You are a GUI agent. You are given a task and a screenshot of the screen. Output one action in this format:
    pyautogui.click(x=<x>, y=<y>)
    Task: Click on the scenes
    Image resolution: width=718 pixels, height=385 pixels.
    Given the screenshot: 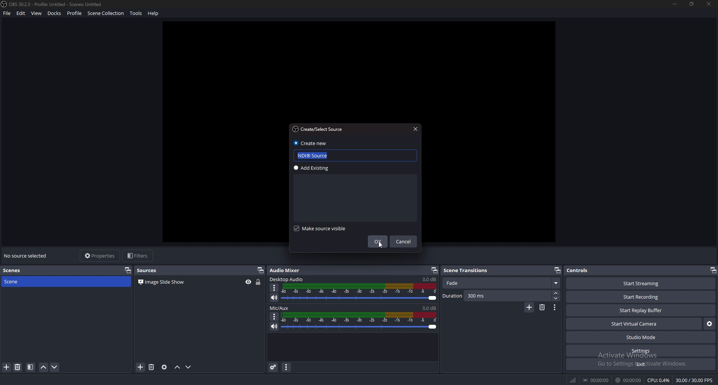 What is the action you would take?
    pyautogui.click(x=19, y=270)
    